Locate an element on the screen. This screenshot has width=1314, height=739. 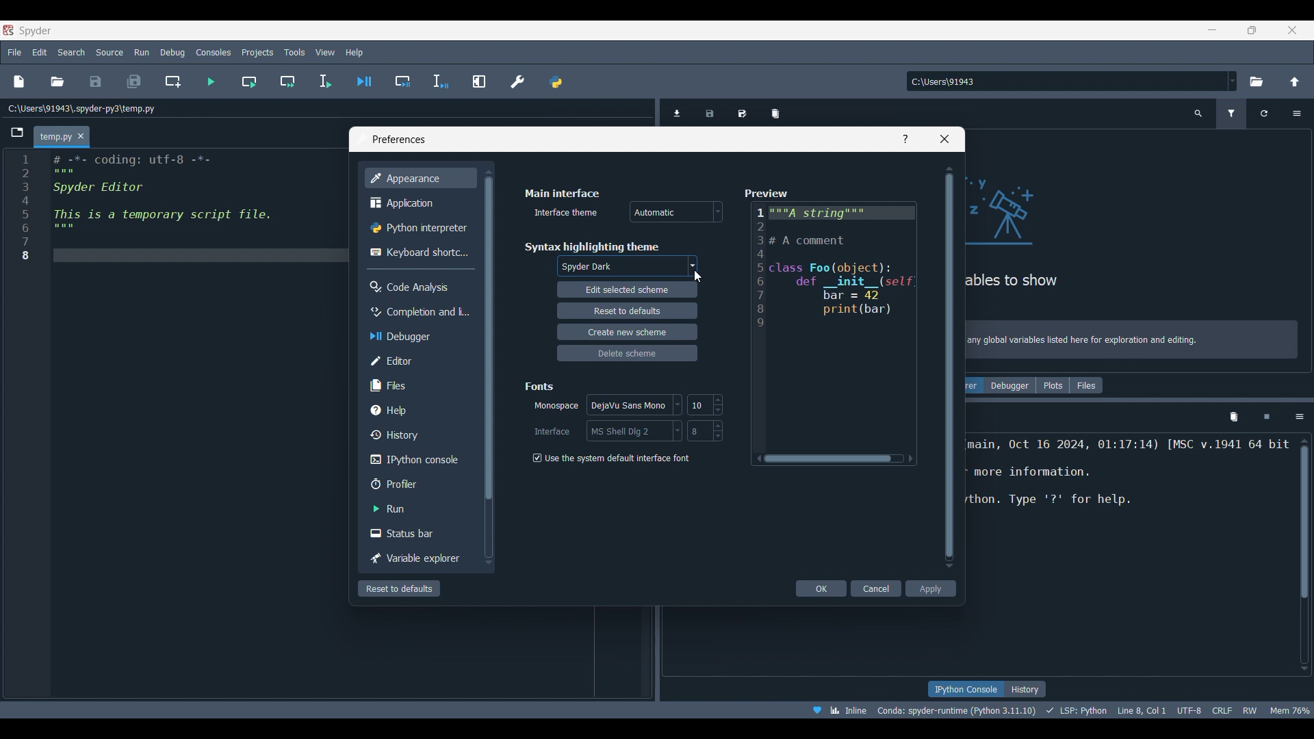
Source menu is located at coordinates (110, 52).